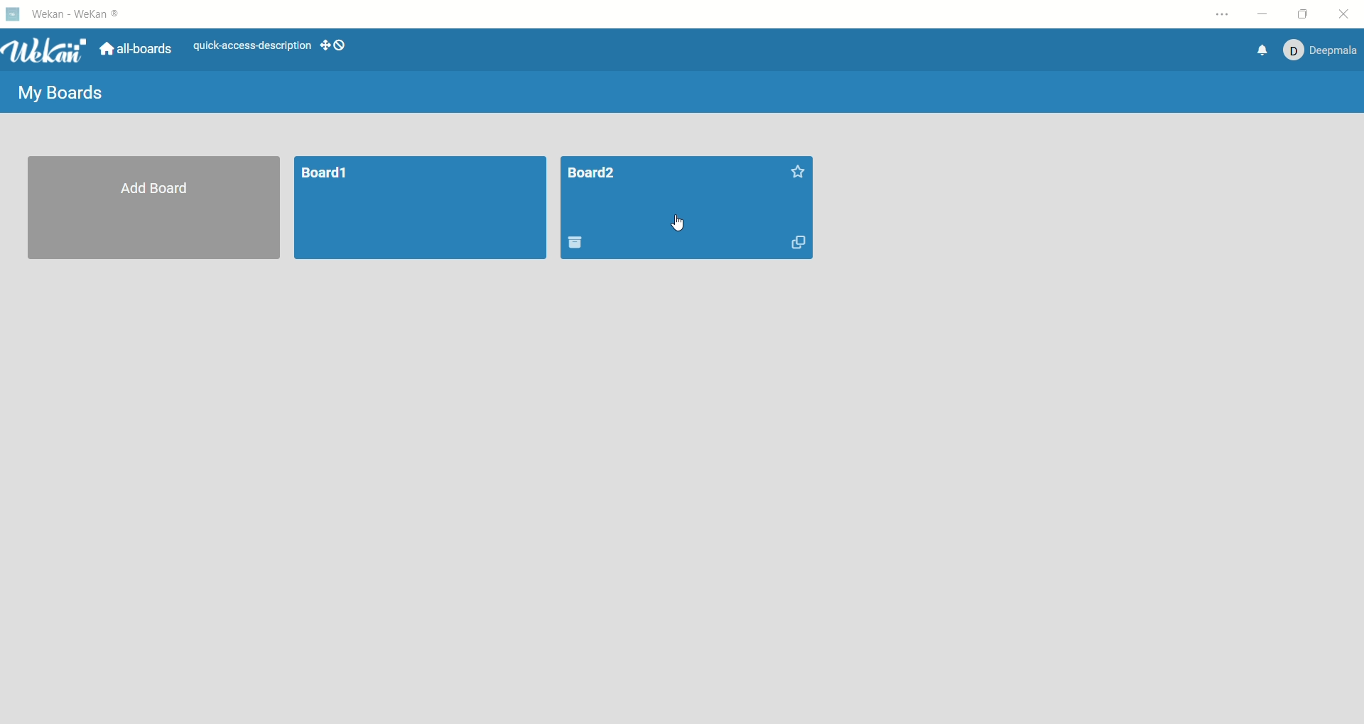 The height and width of the screenshot is (724, 1364). Describe the element at coordinates (574, 243) in the screenshot. I see `delete` at that location.